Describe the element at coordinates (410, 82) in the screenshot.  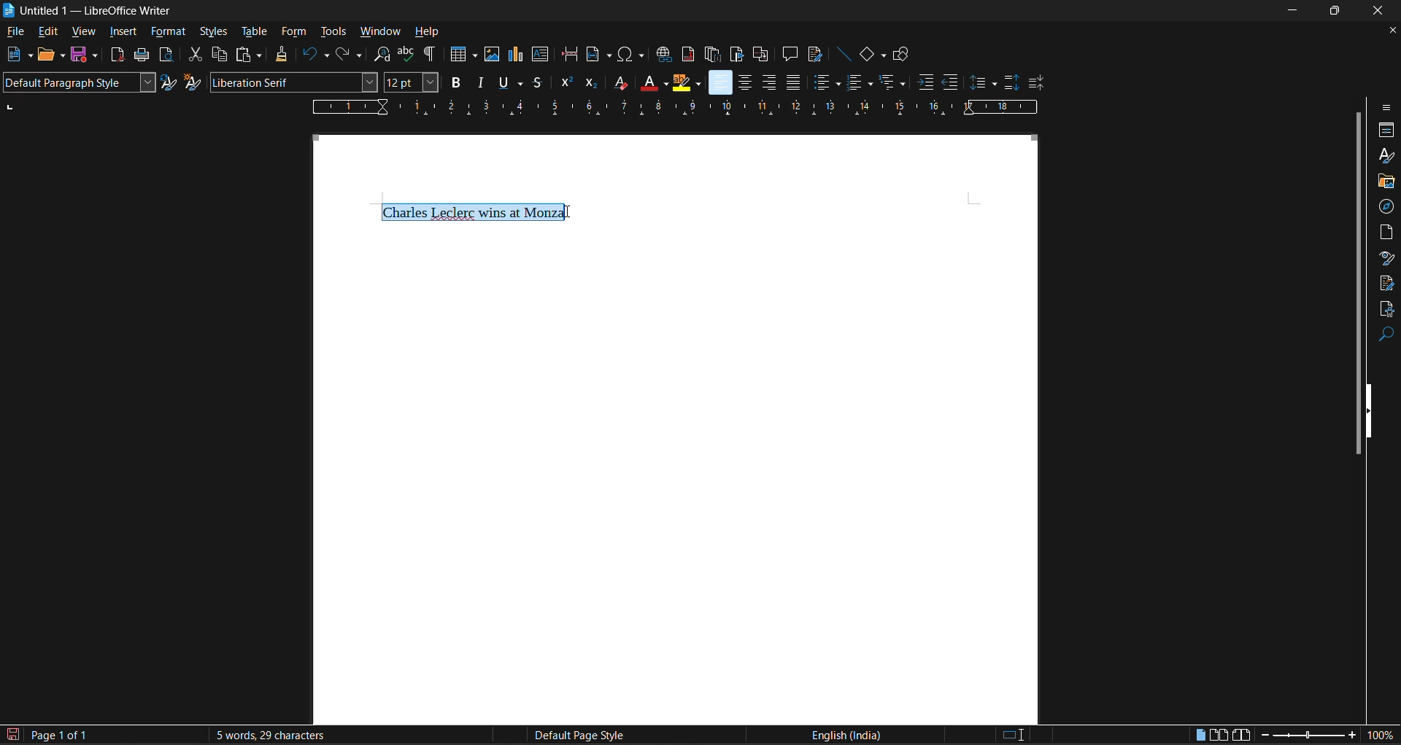
I see `font size` at that location.